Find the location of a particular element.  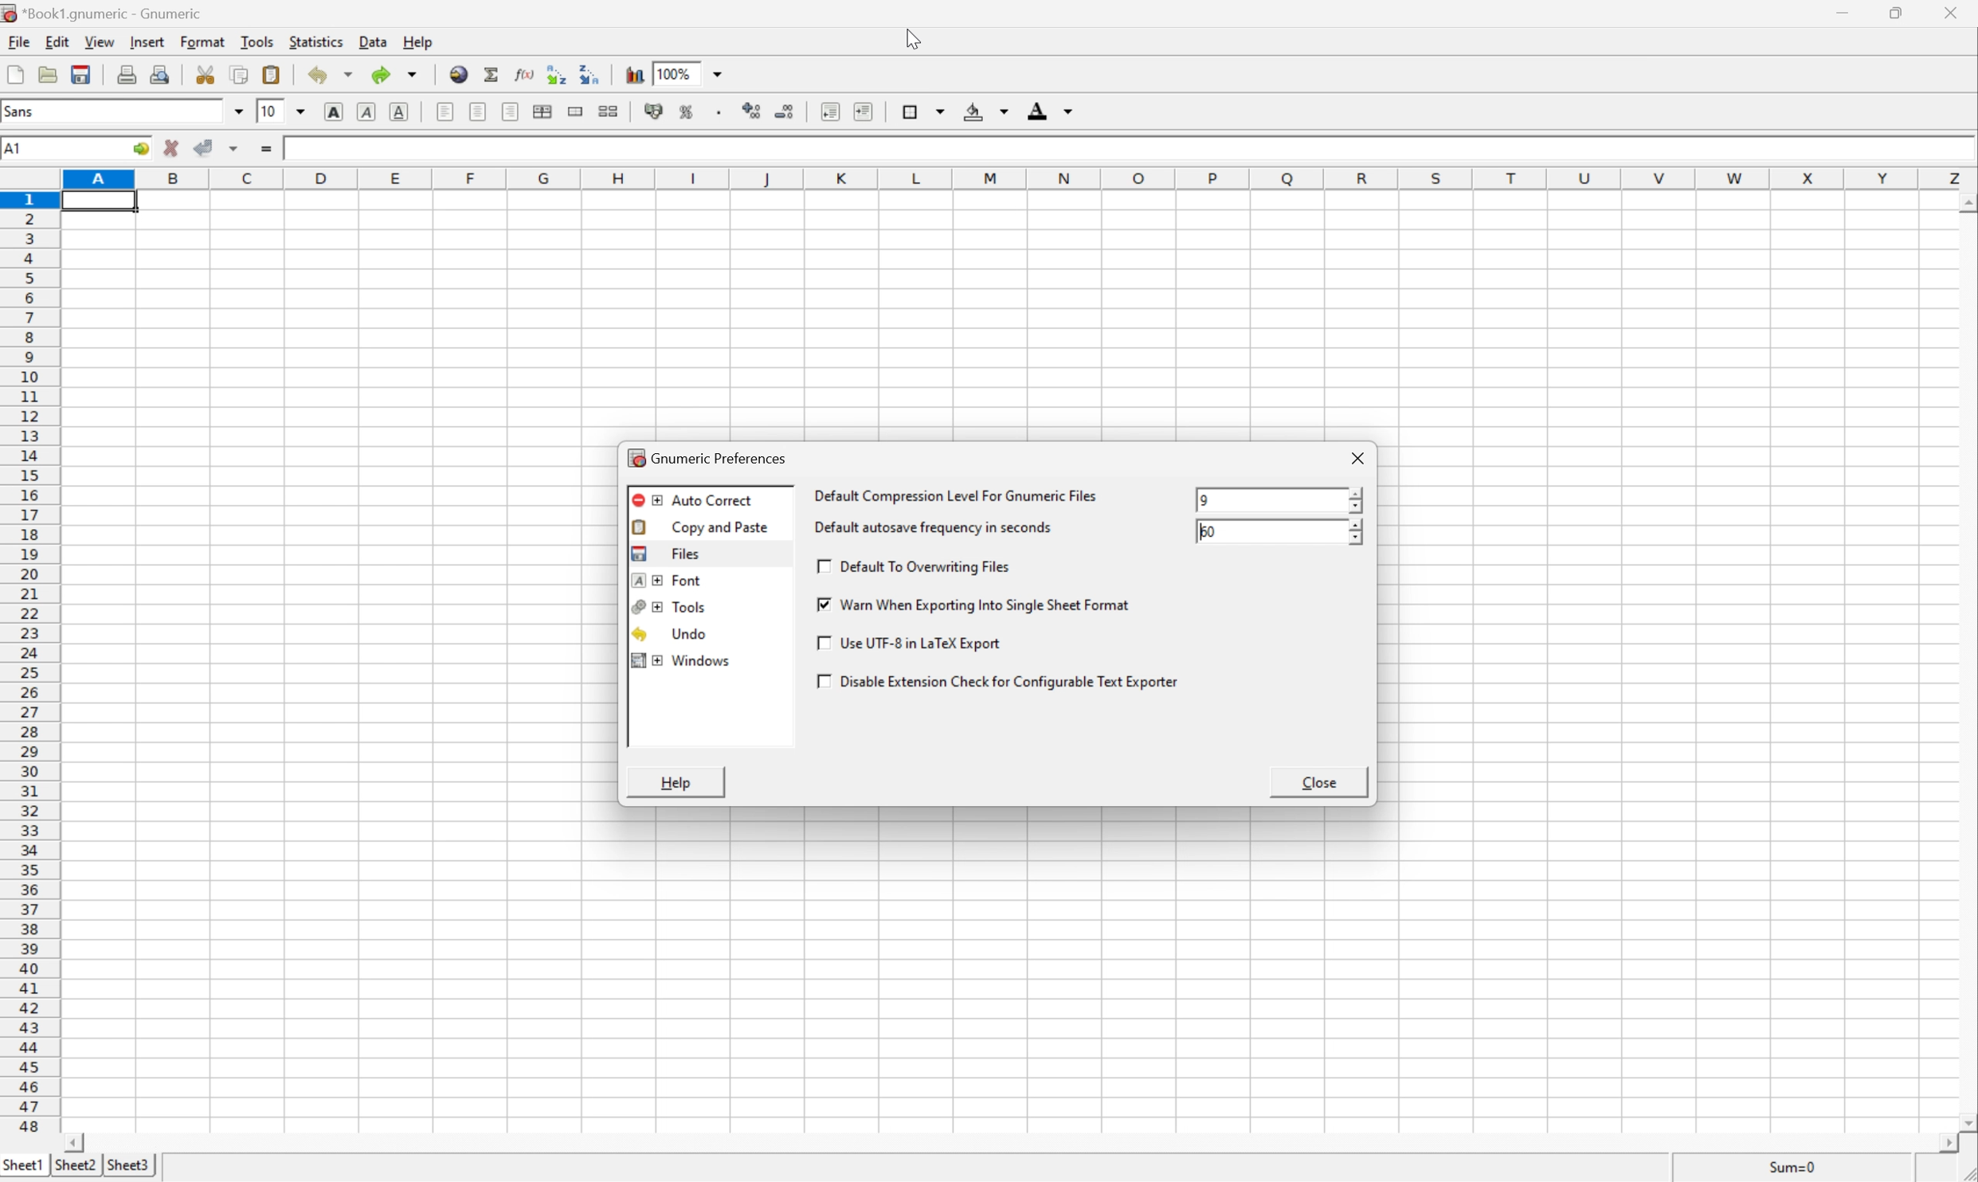

insert hyperlink is located at coordinates (457, 74).